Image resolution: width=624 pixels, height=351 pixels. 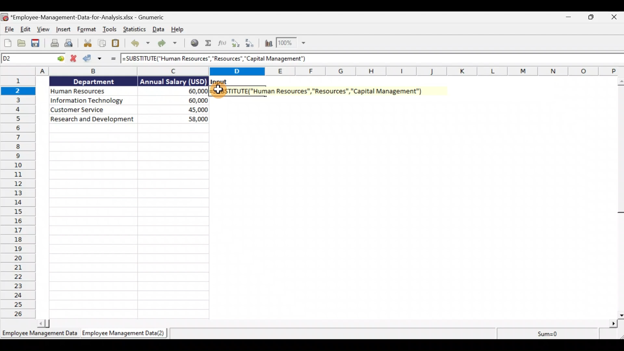 What do you see at coordinates (591, 19) in the screenshot?
I see `Maximise` at bounding box center [591, 19].